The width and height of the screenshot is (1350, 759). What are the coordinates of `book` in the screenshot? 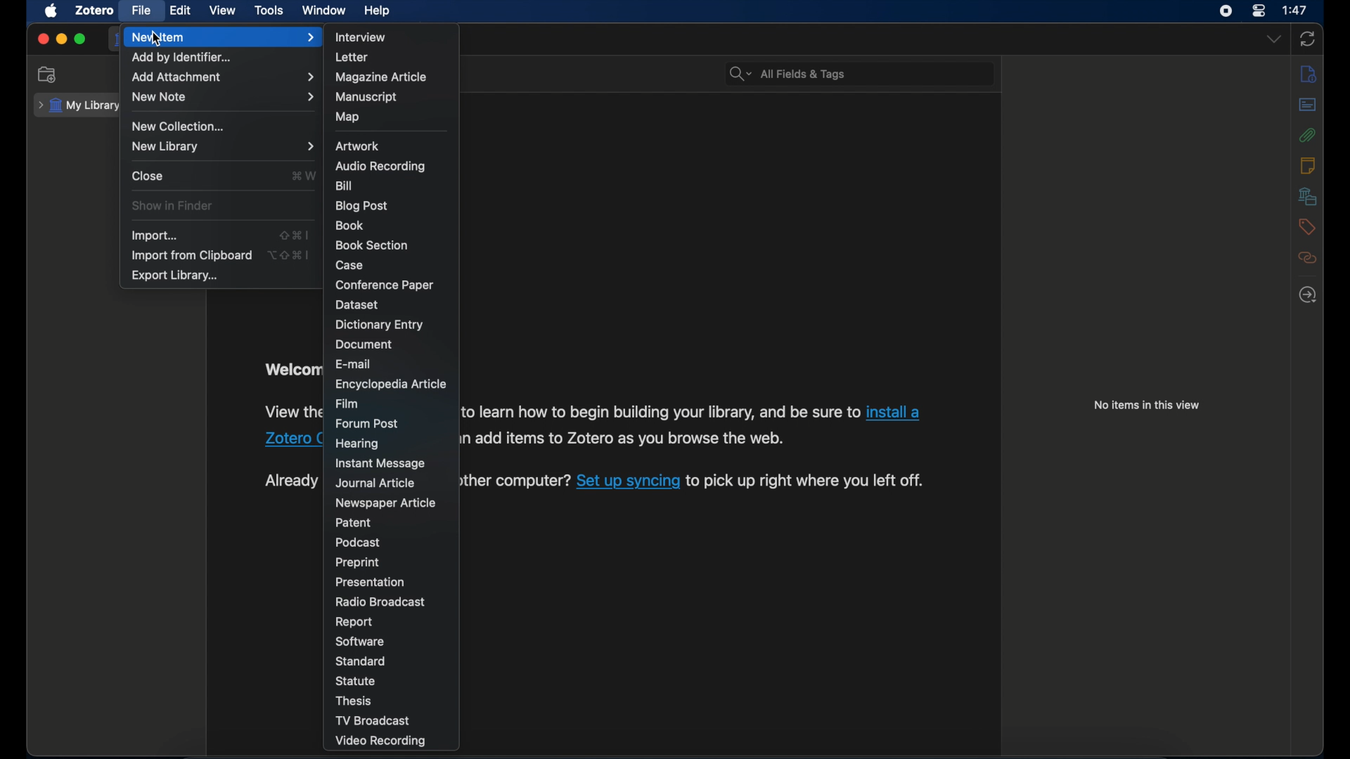 It's located at (352, 226).